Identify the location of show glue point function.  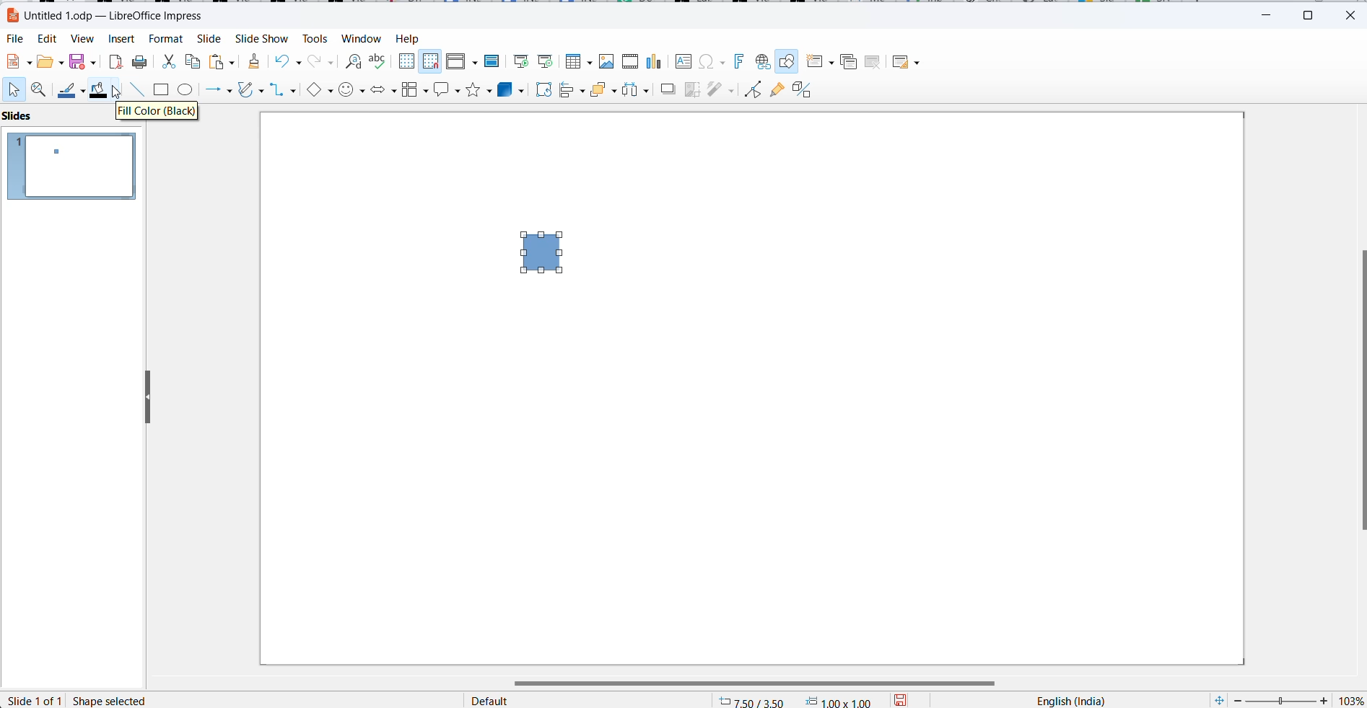
(776, 91).